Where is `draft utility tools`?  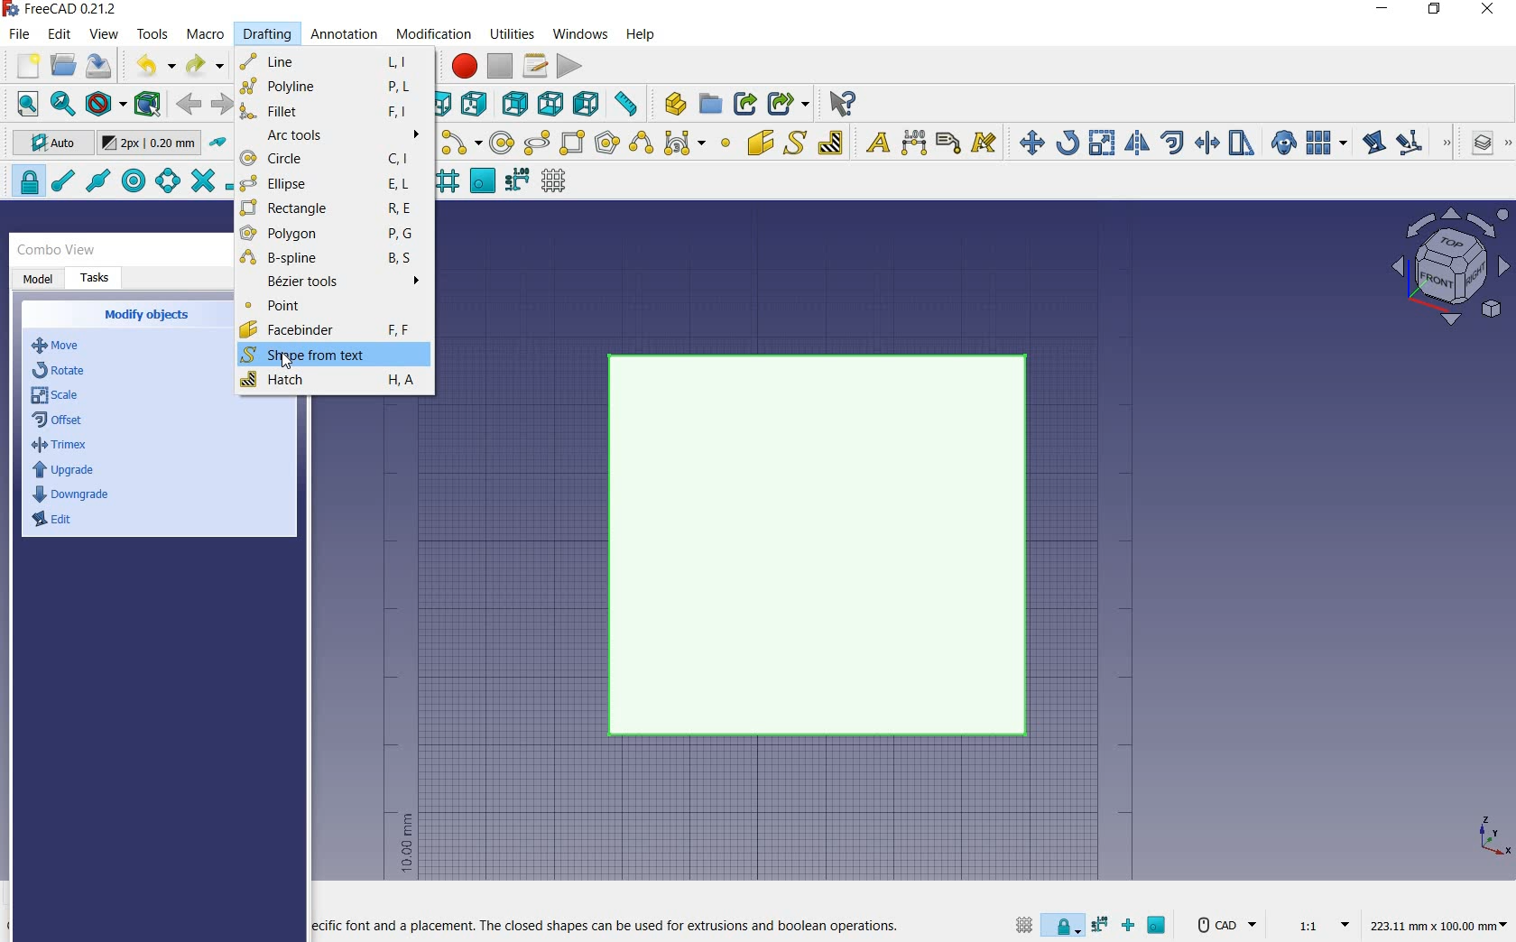
draft utility tools is located at coordinates (1506, 144).